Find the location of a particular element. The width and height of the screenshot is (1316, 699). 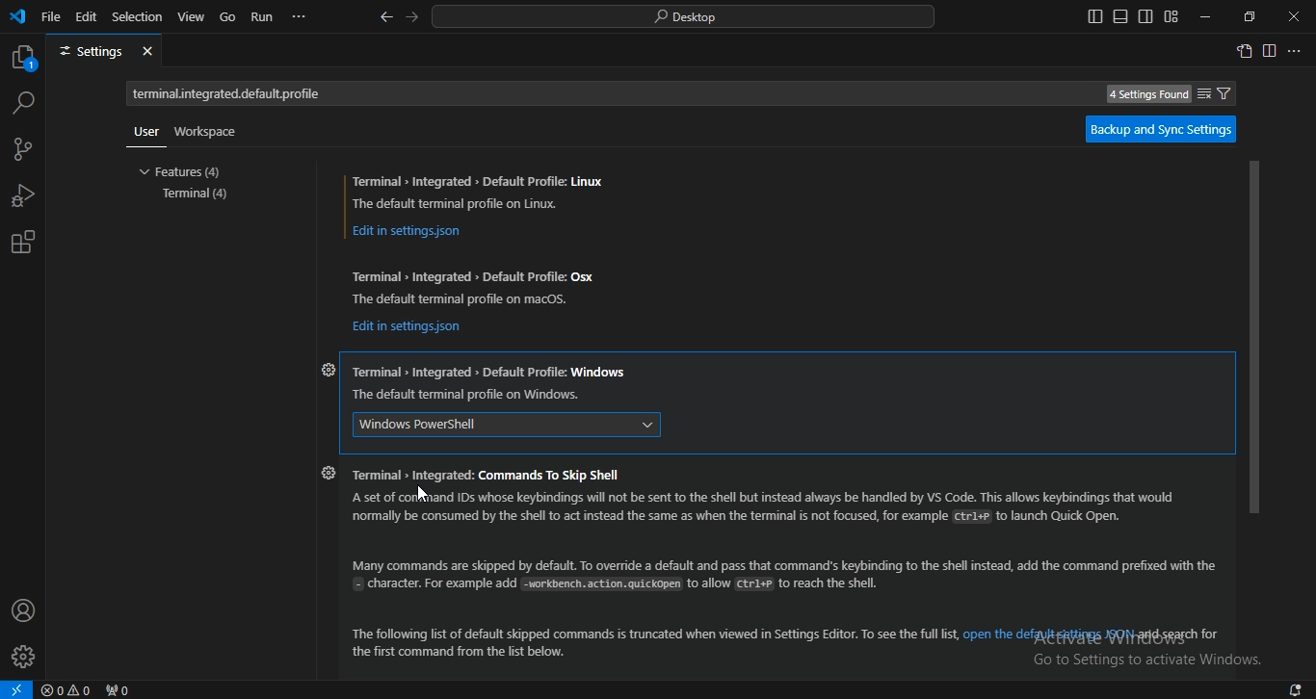

terminal.integrated.default.ptofile is located at coordinates (227, 93).